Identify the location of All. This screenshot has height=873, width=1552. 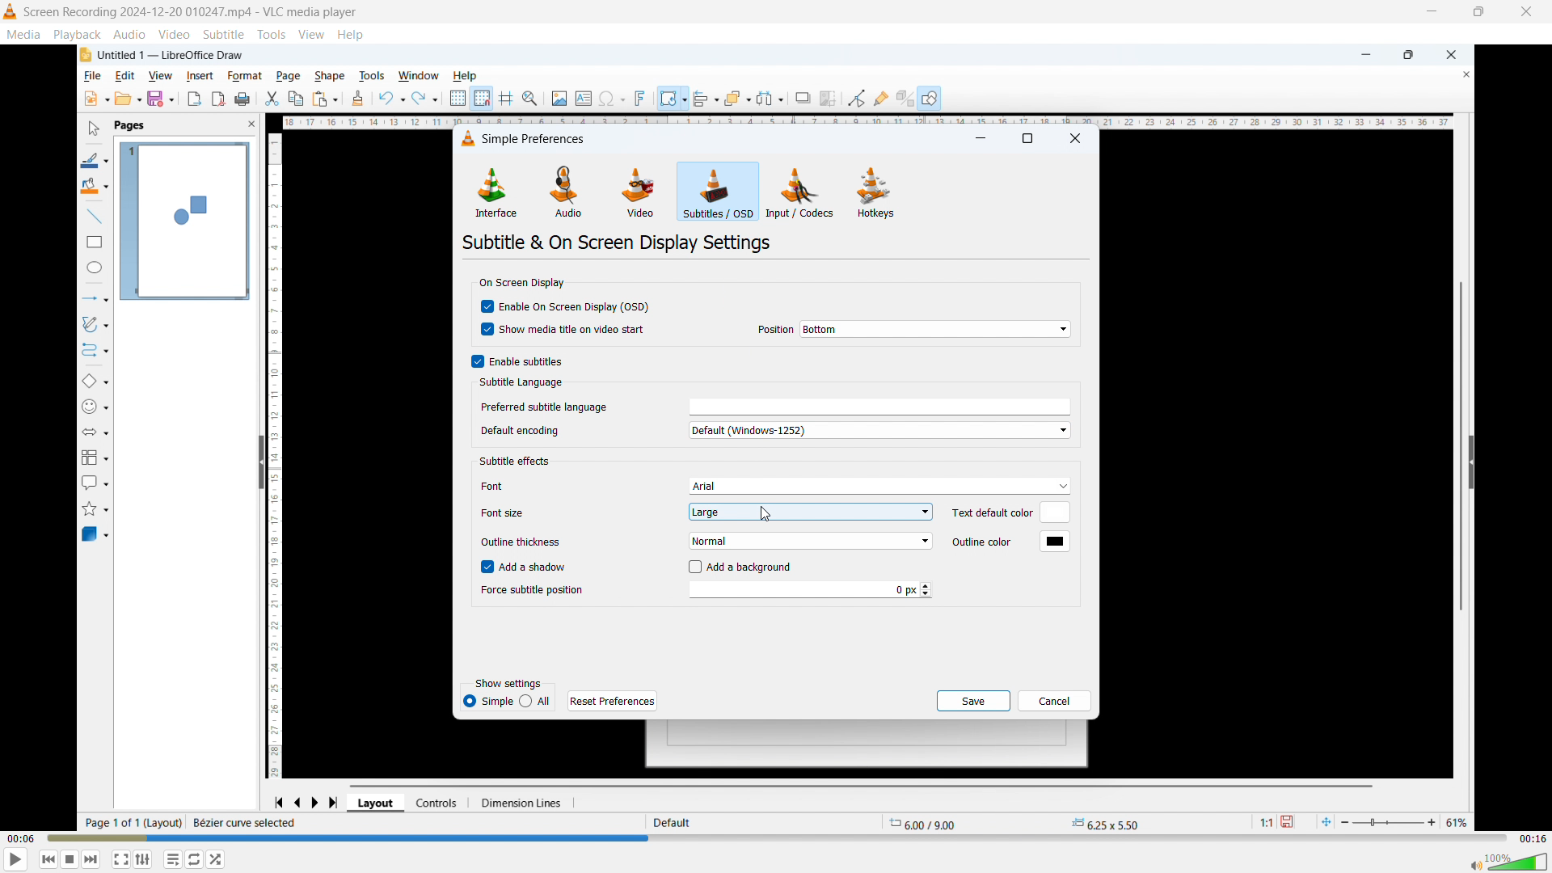
(537, 702).